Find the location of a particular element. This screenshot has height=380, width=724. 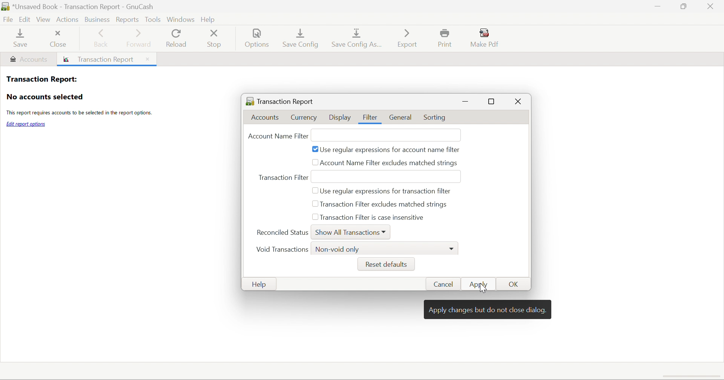

*Untitled - Accounts - GnuCash is located at coordinates (85, 6).